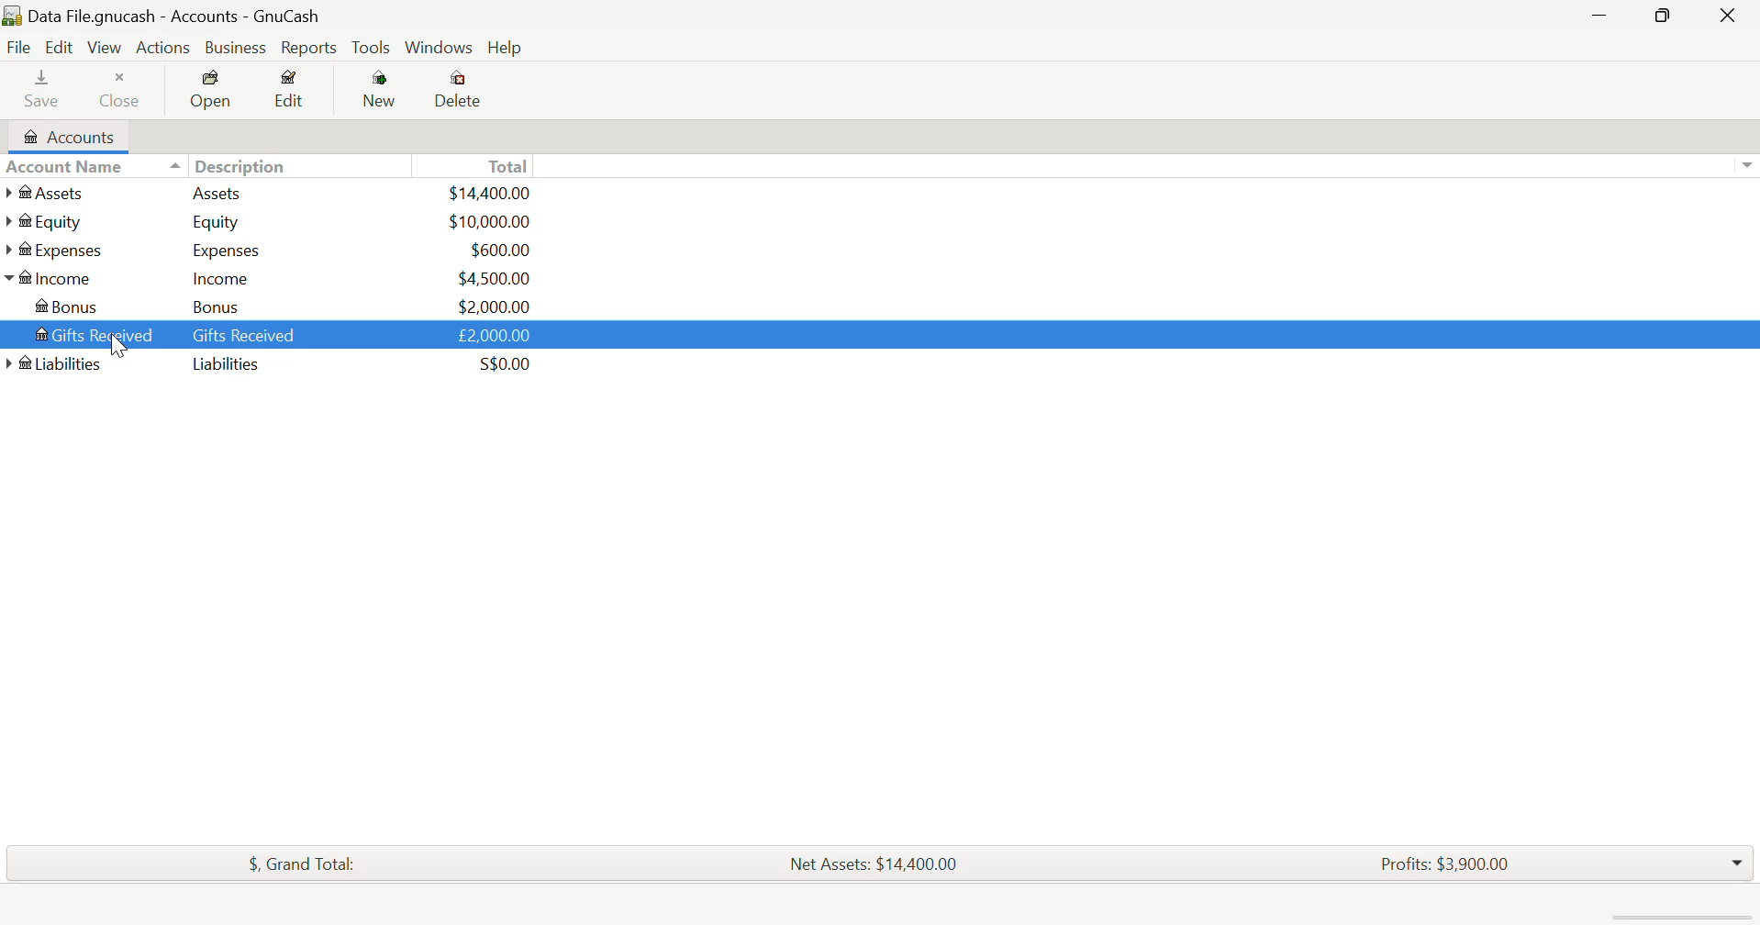 The image size is (1760, 925). Describe the element at coordinates (493, 306) in the screenshot. I see `USD` at that location.